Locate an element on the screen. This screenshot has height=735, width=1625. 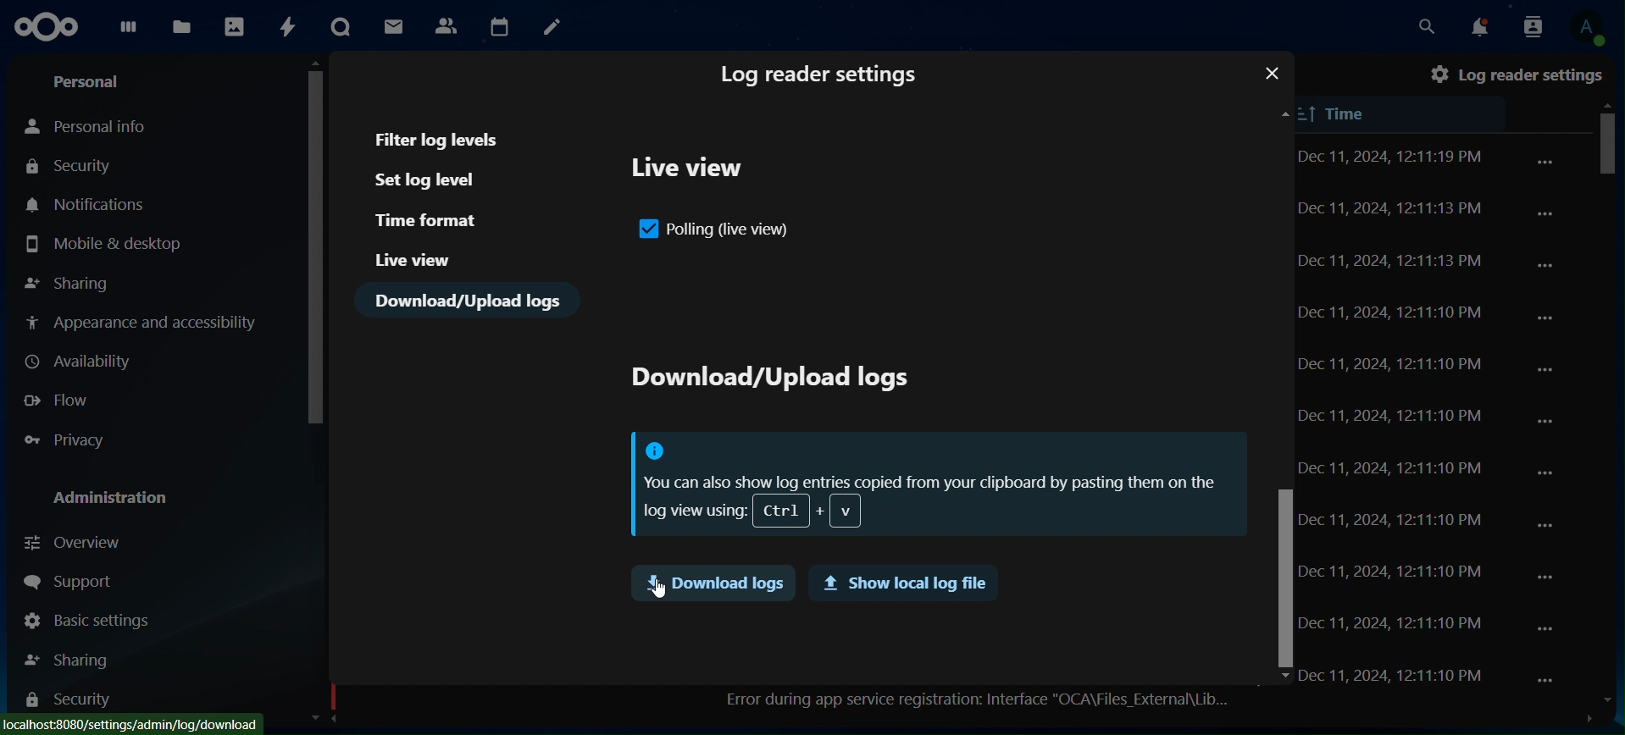
sharing is located at coordinates (70, 279).